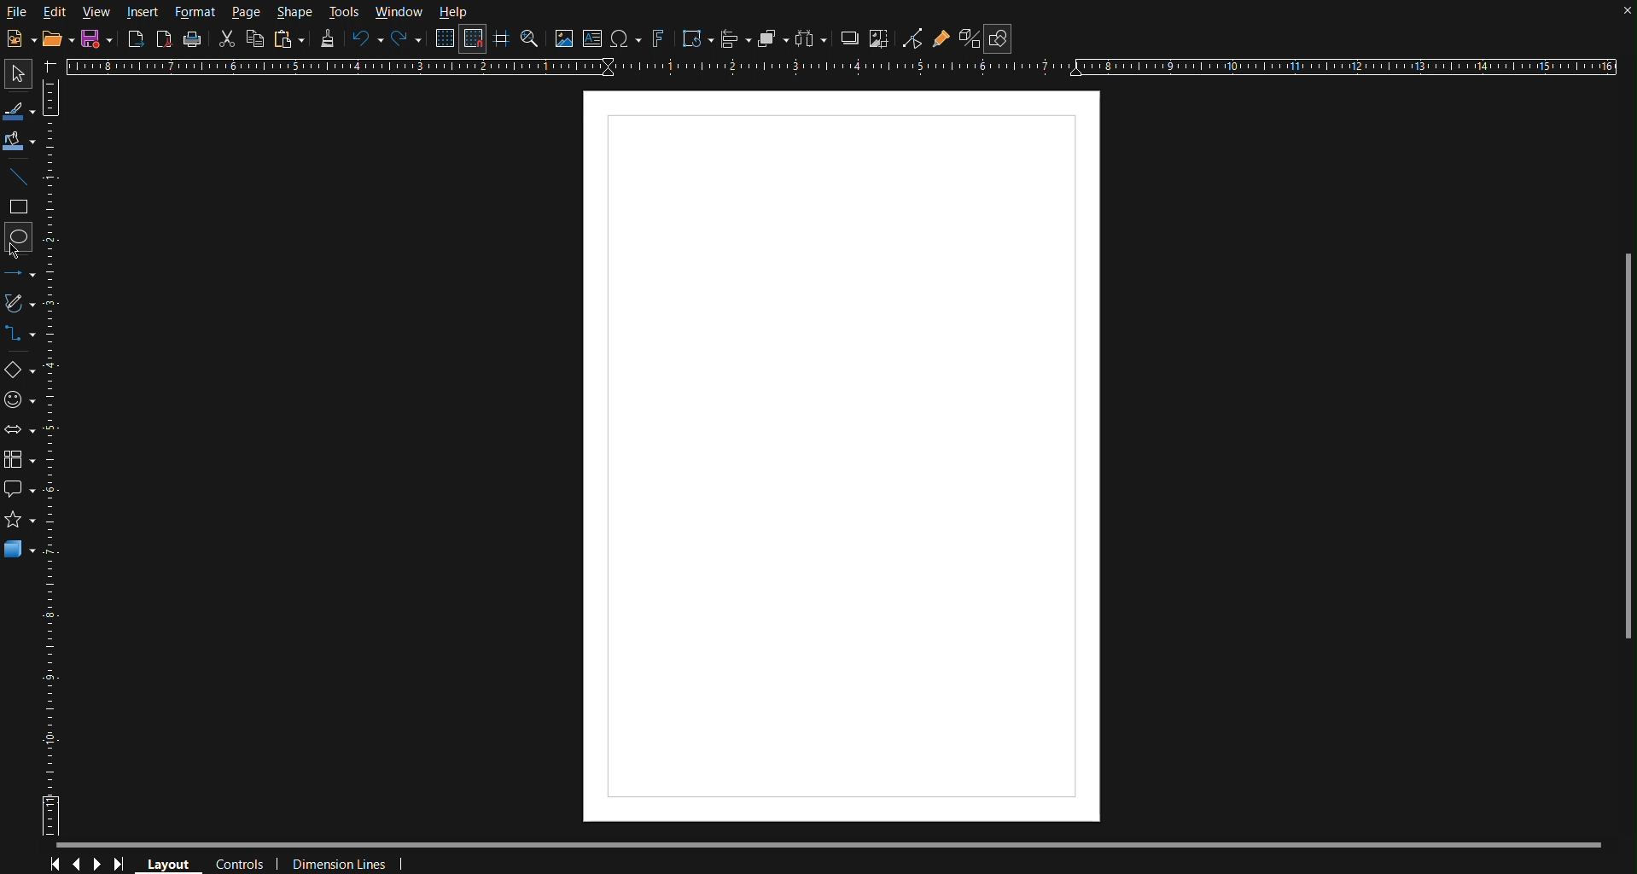  I want to click on Transformation, so click(696, 39).